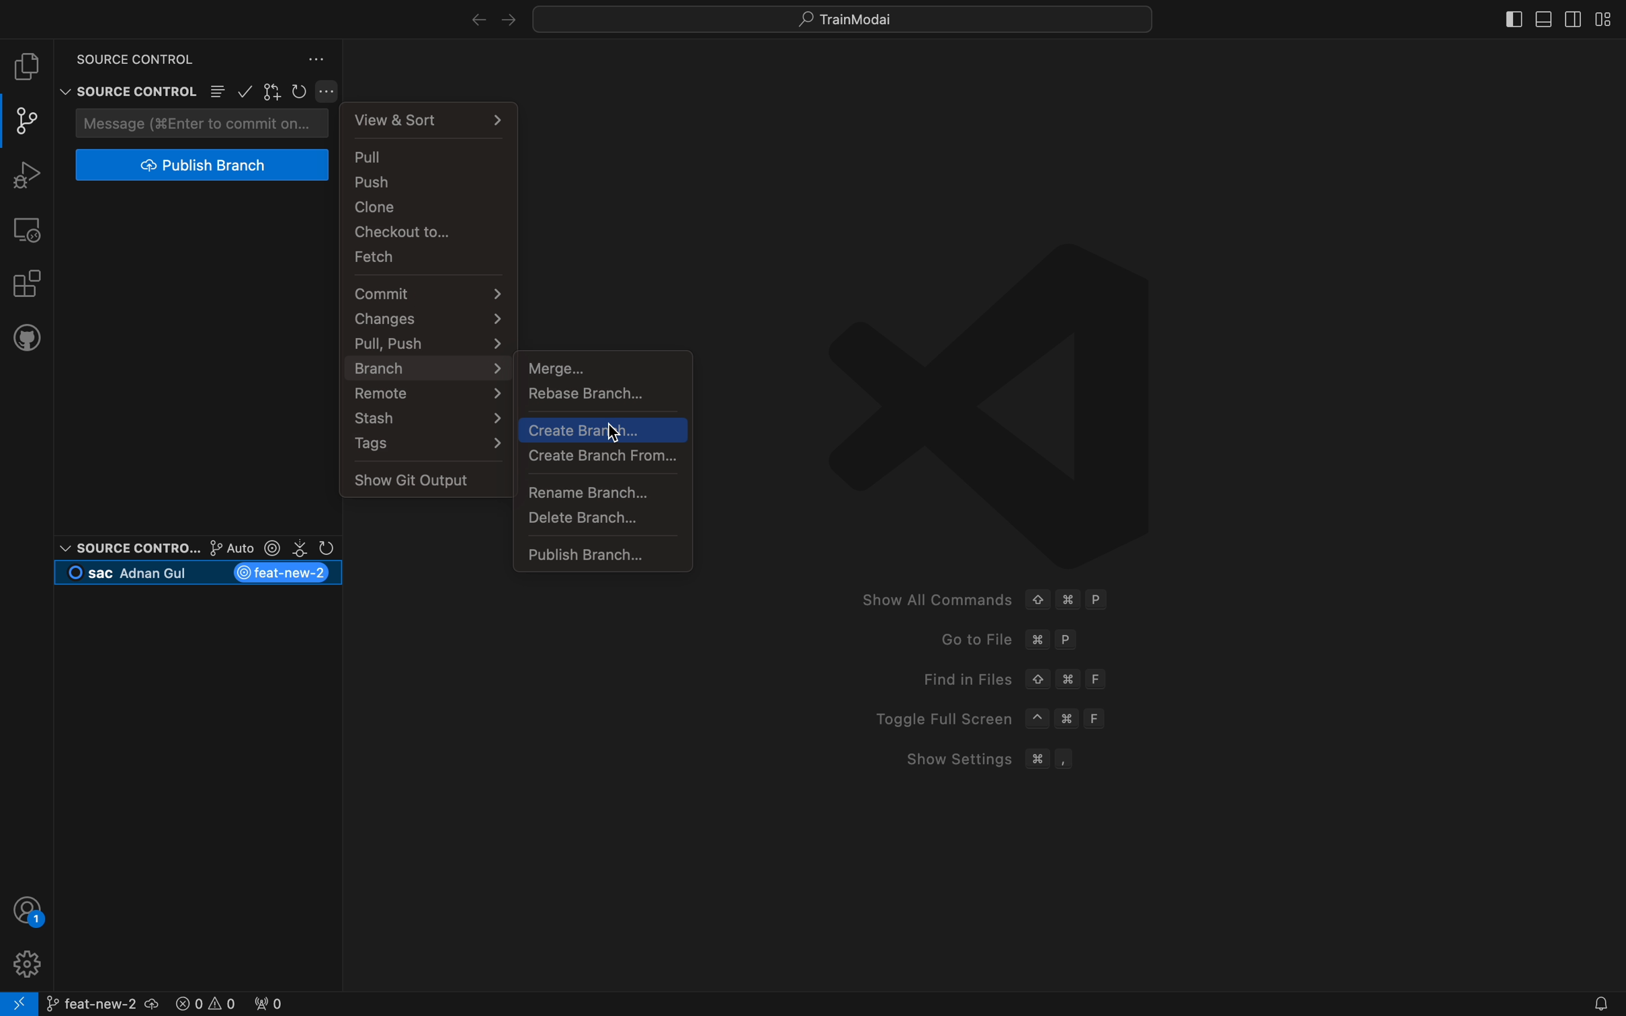  Describe the element at coordinates (26, 282) in the screenshot. I see `extensions` at that location.